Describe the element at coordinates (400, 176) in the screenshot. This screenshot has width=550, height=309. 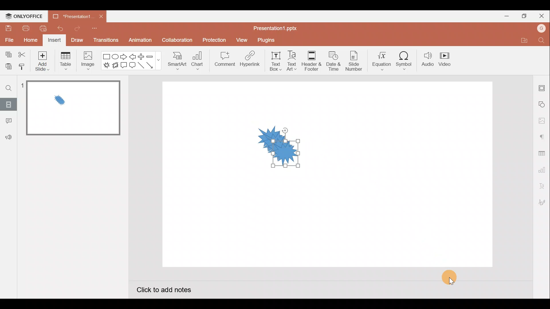
I see `Presentation slide` at that location.